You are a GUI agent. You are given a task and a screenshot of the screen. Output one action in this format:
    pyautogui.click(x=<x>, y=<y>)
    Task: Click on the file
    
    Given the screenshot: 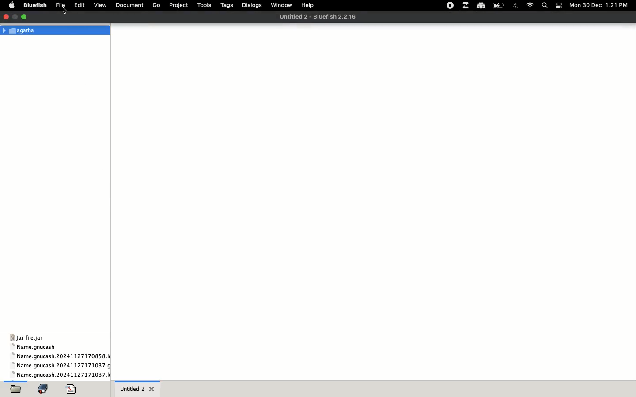 What is the action you would take?
    pyautogui.click(x=61, y=6)
    